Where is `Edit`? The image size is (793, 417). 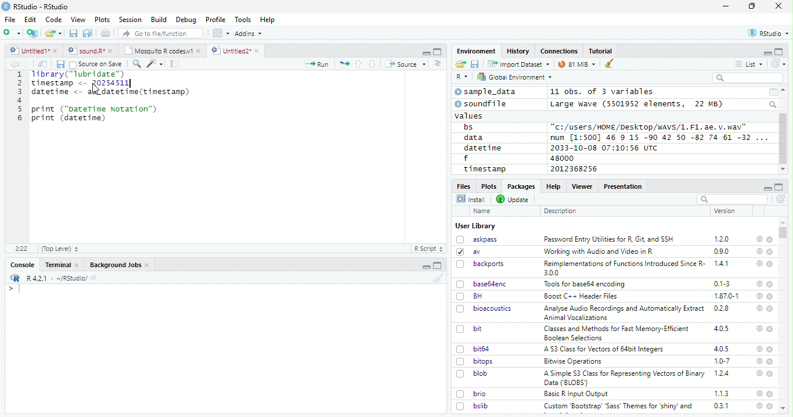
Edit is located at coordinates (30, 19).